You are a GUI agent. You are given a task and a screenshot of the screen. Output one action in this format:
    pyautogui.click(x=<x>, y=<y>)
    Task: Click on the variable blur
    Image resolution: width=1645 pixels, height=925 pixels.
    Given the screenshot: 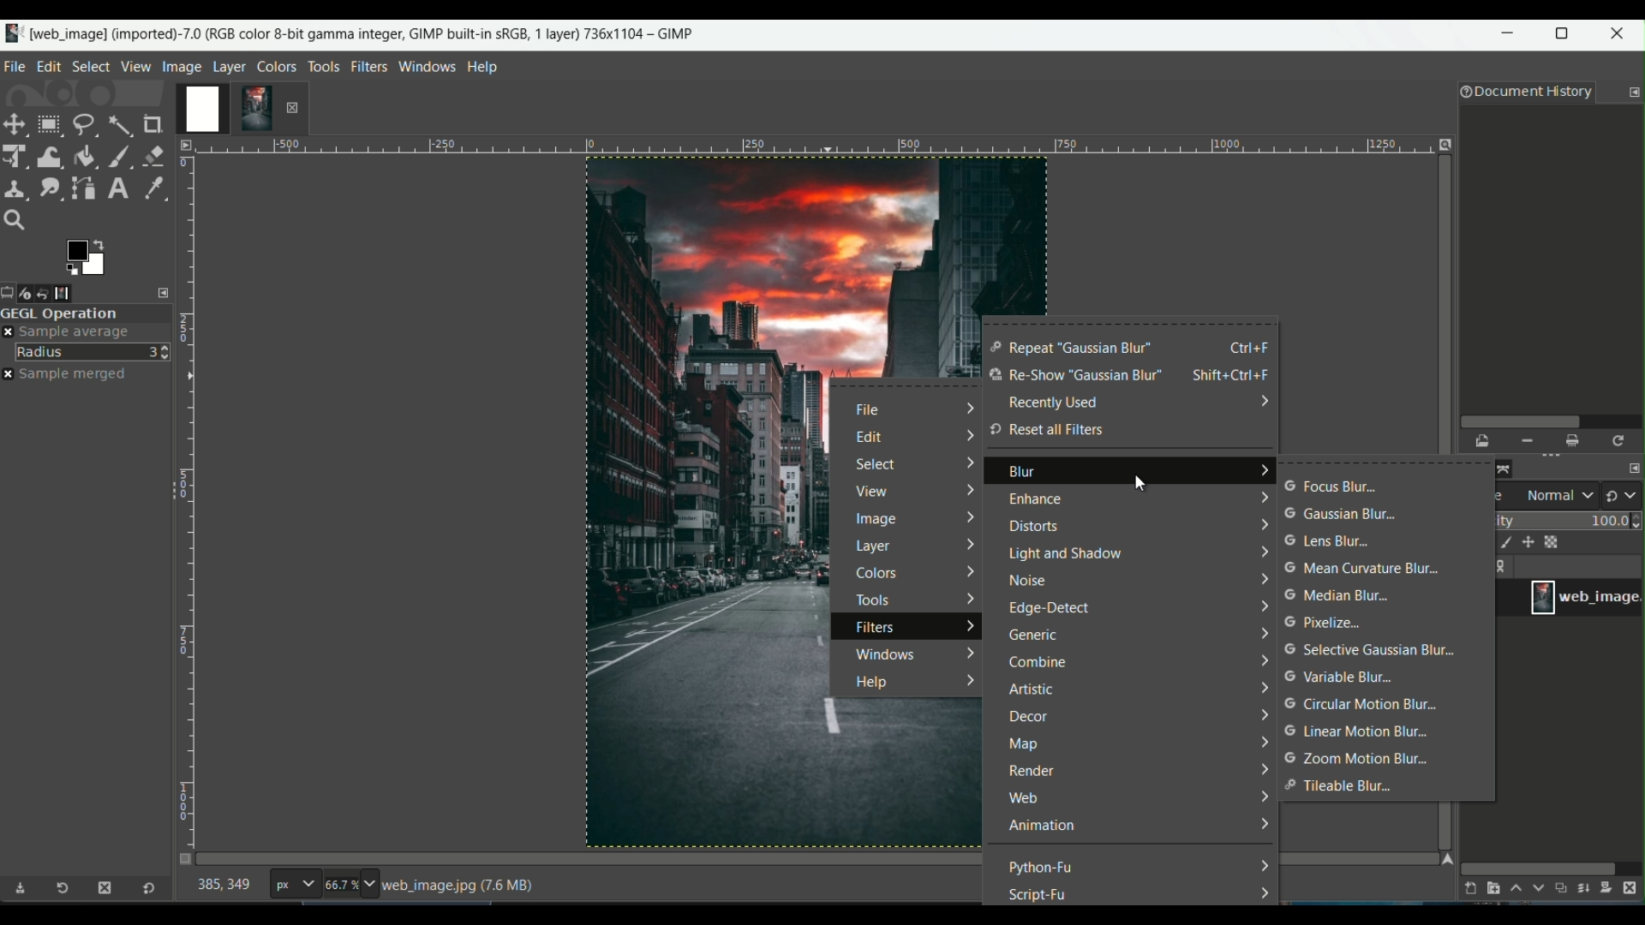 What is the action you would take?
    pyautogui.click(x=1337, y=677)
    